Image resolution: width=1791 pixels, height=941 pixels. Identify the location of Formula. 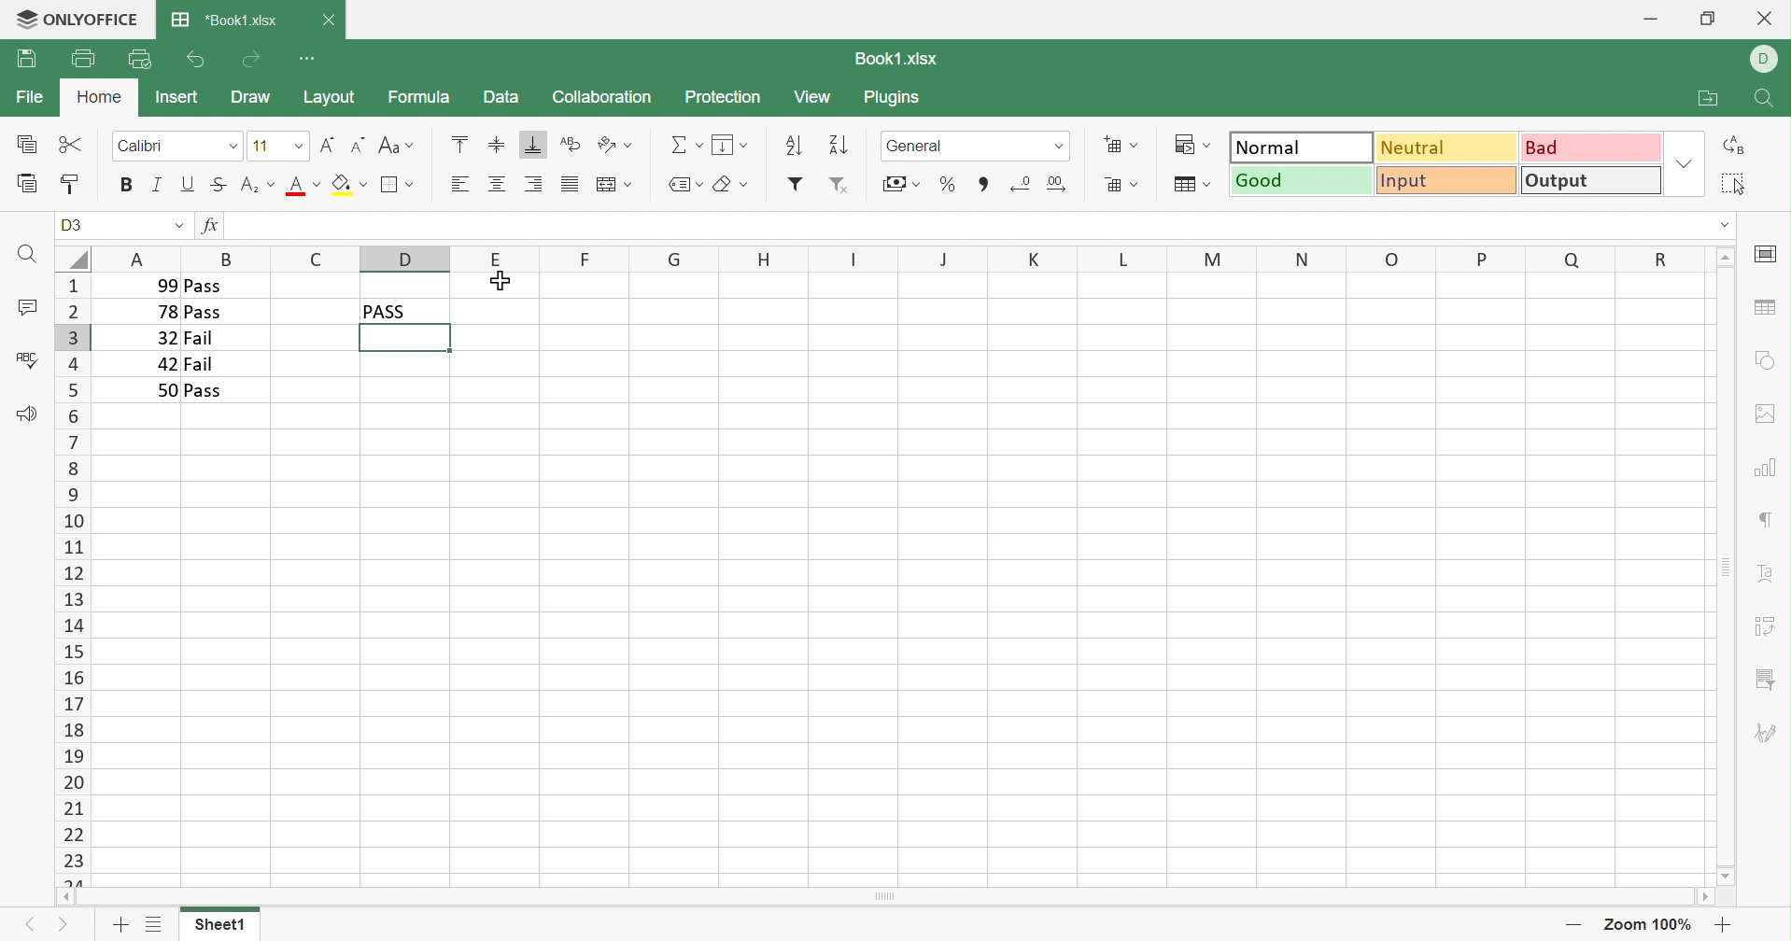
(417, 96).